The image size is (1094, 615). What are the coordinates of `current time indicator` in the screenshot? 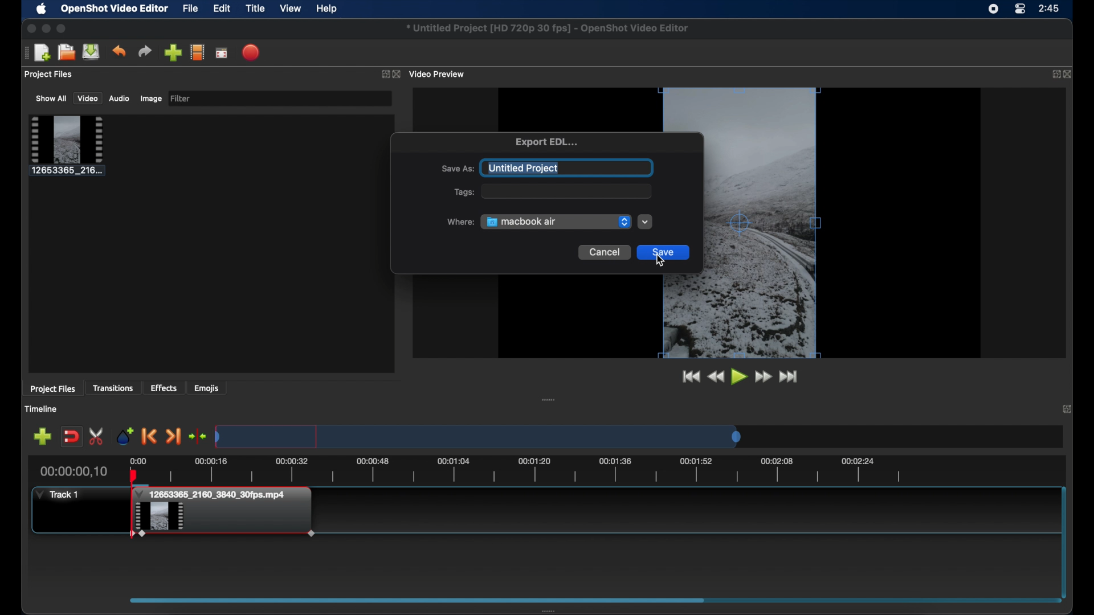 It's located at (77, 470).